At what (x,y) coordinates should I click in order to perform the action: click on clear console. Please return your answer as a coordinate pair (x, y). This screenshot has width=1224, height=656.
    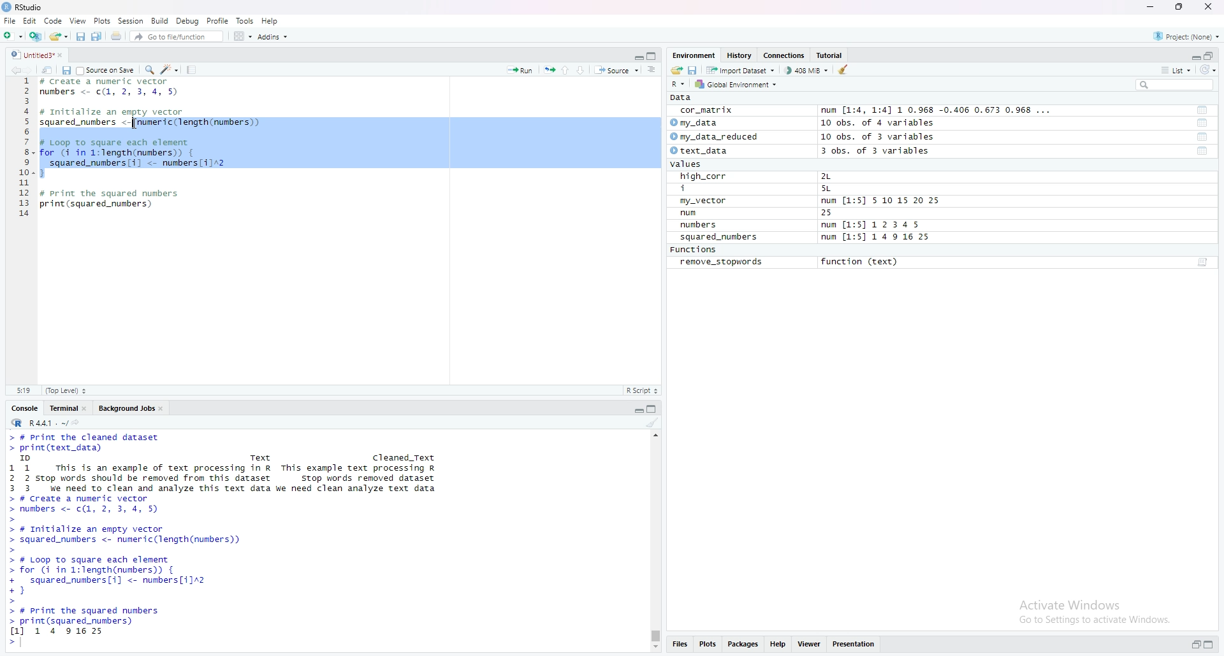
    Looking at the image, I should click on (652, 422).